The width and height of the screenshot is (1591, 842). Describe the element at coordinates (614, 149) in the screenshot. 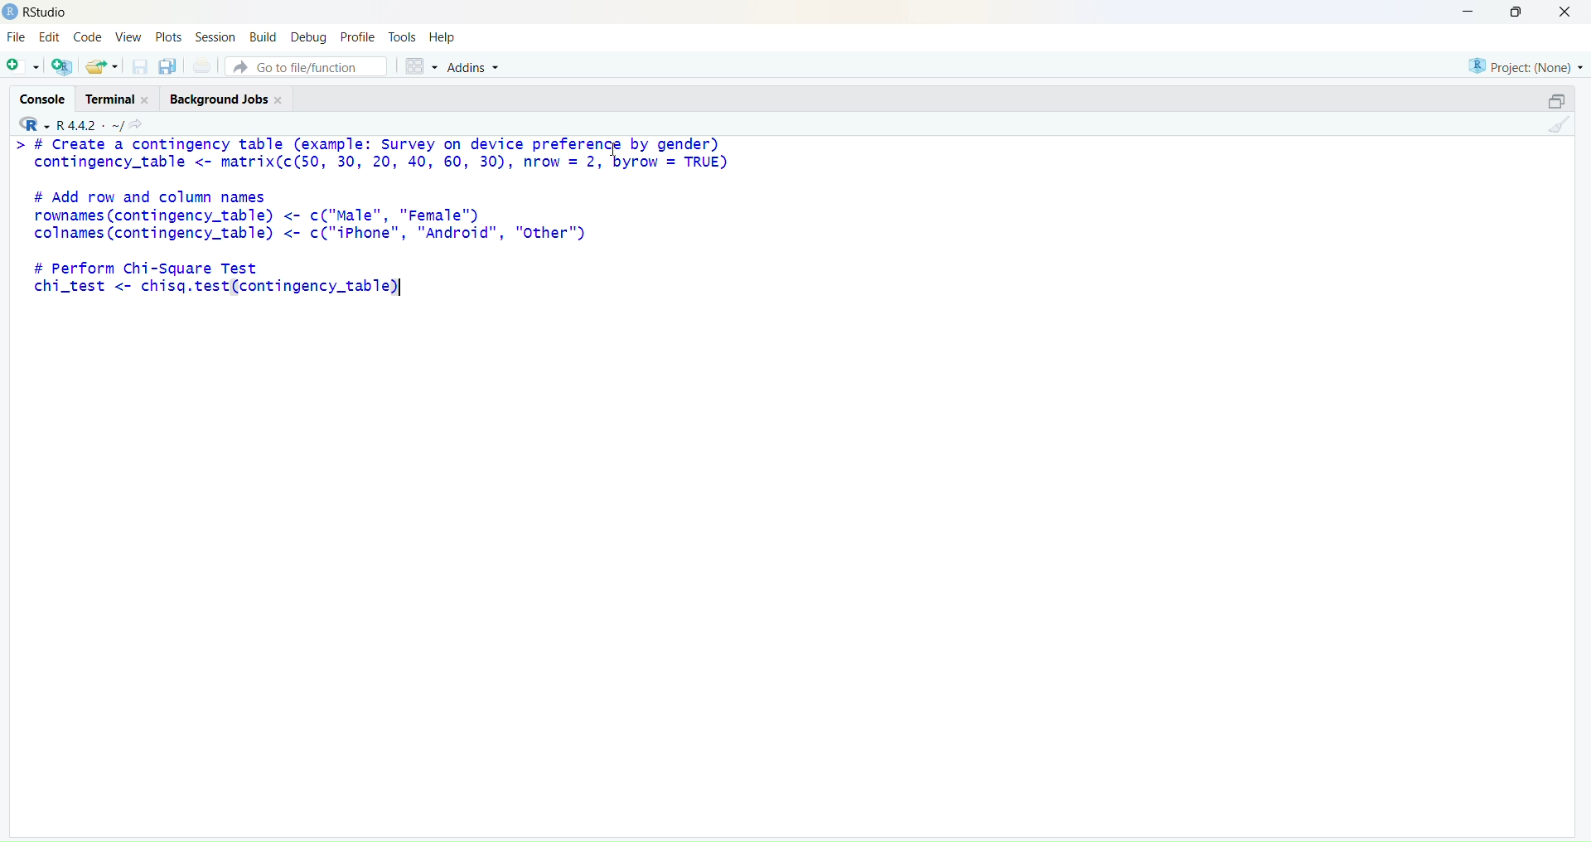

I see `cursor` at that location.